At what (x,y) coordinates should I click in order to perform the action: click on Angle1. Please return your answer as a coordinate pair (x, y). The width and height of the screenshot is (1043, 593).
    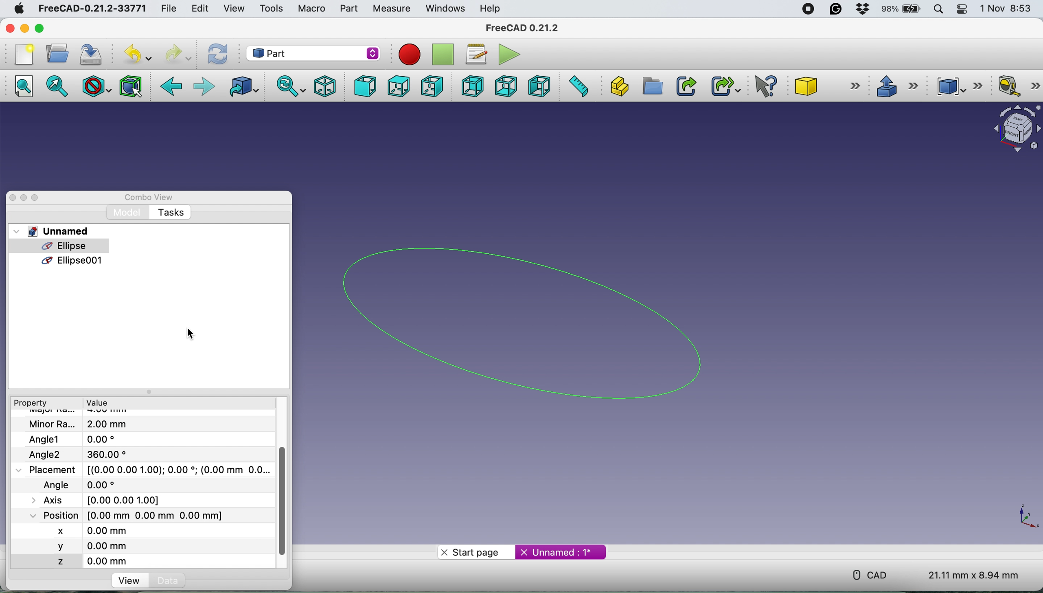
    Looking at the image, I should click on (74, 439).